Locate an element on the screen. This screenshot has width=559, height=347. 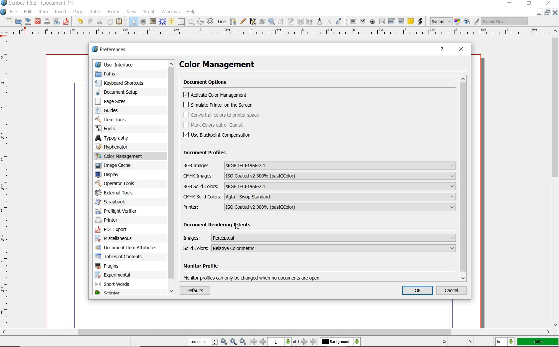
copy is located at coordinates (110, 22).